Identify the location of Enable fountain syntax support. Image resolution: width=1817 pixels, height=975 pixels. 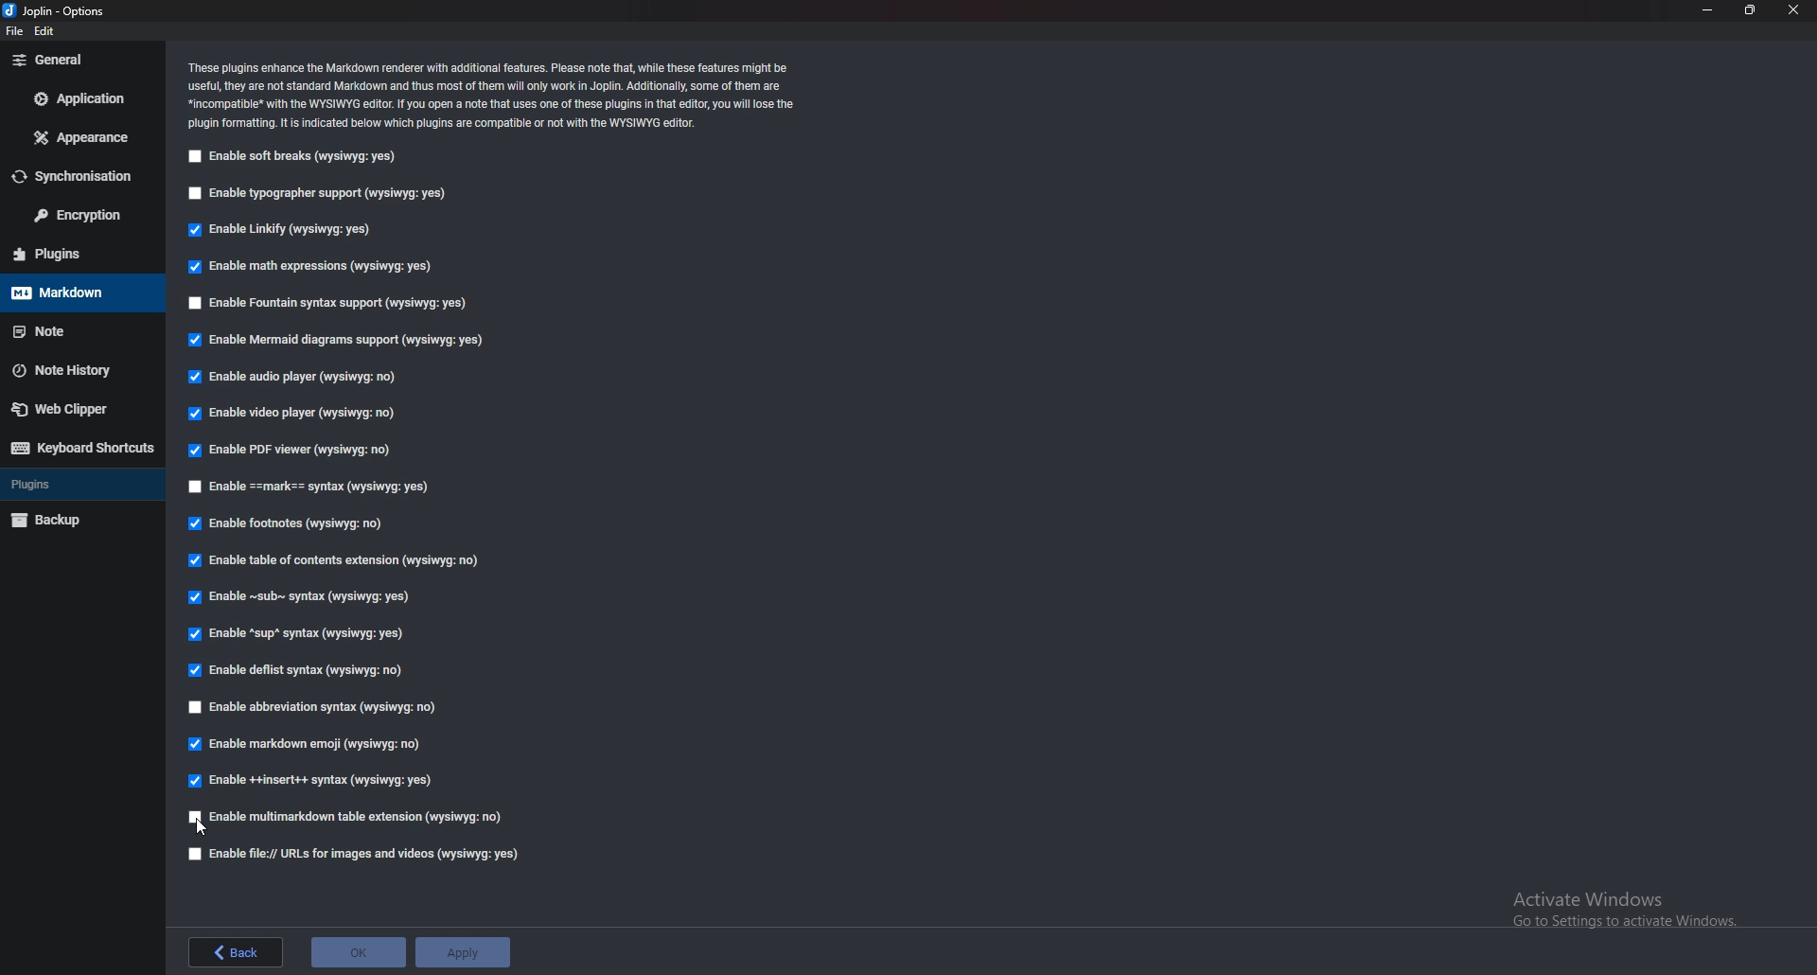
(344, 304).